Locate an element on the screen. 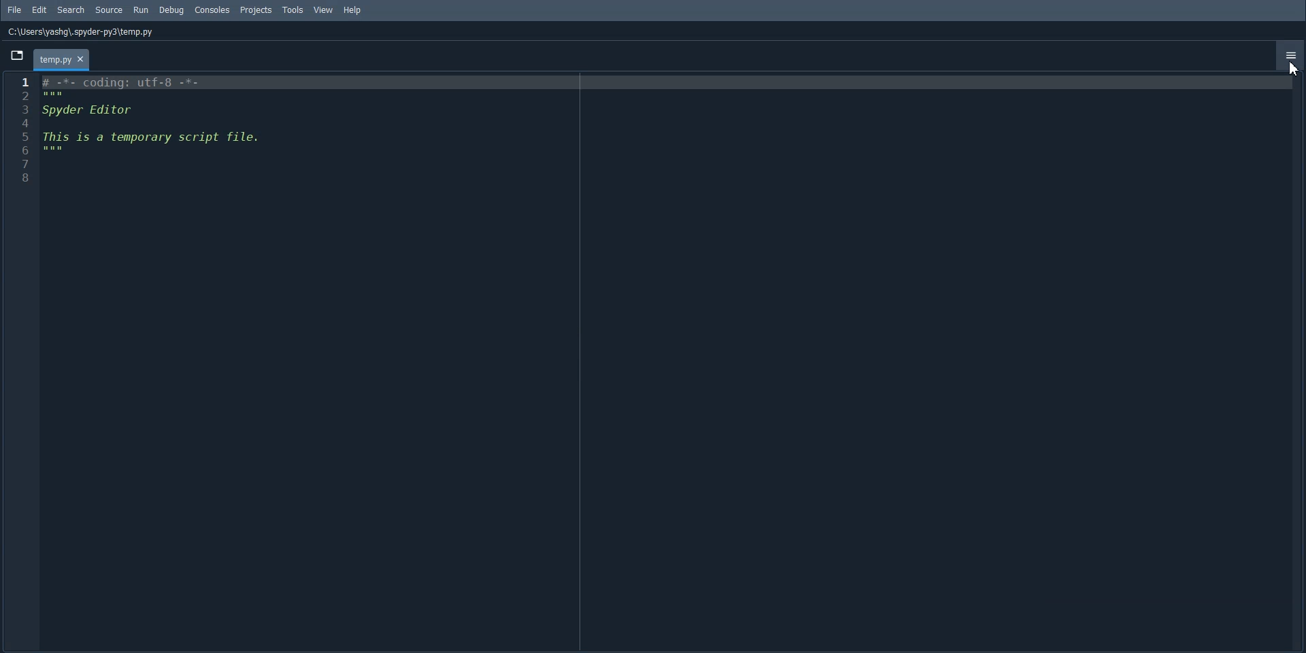 The width and height of the screenshot is (1306, 653). Browse Tab is located at coordinates (16, 55).